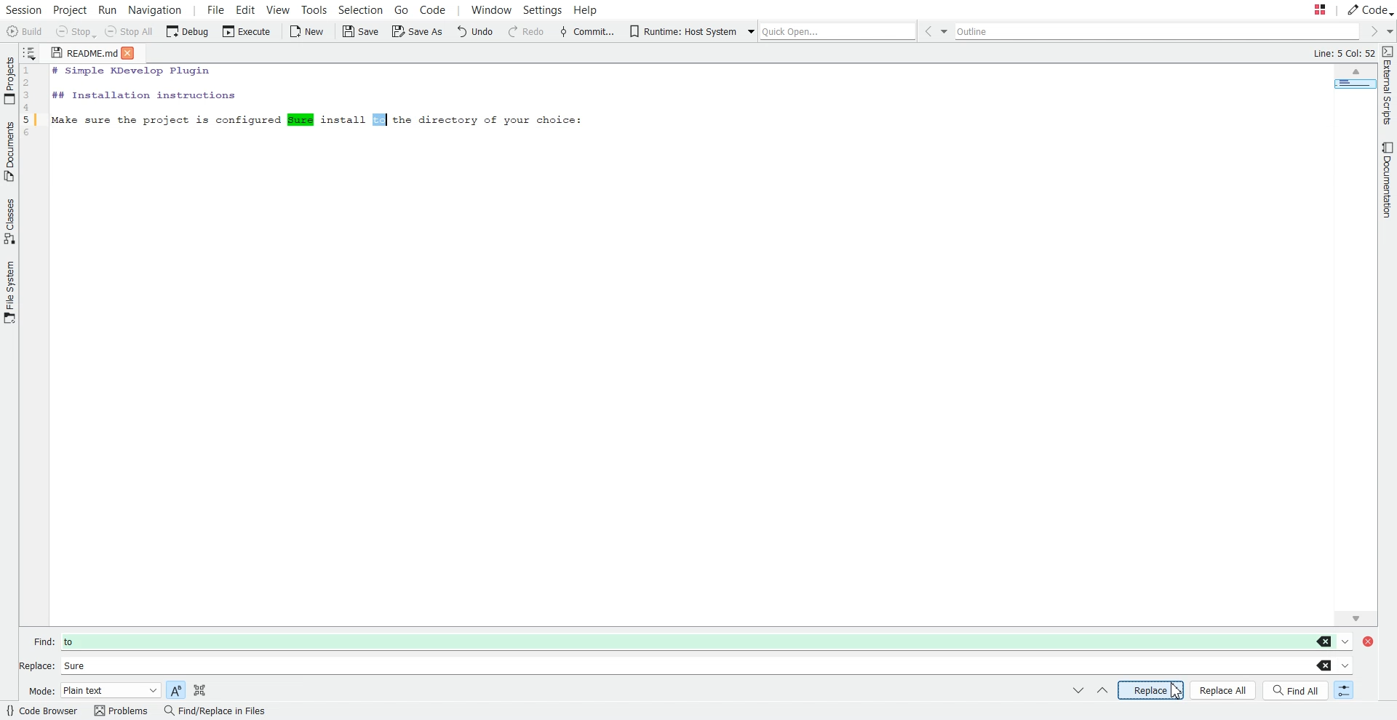 The image size is (1397, 720). I want to click on Find/Replace in Files, so click(214, 711).